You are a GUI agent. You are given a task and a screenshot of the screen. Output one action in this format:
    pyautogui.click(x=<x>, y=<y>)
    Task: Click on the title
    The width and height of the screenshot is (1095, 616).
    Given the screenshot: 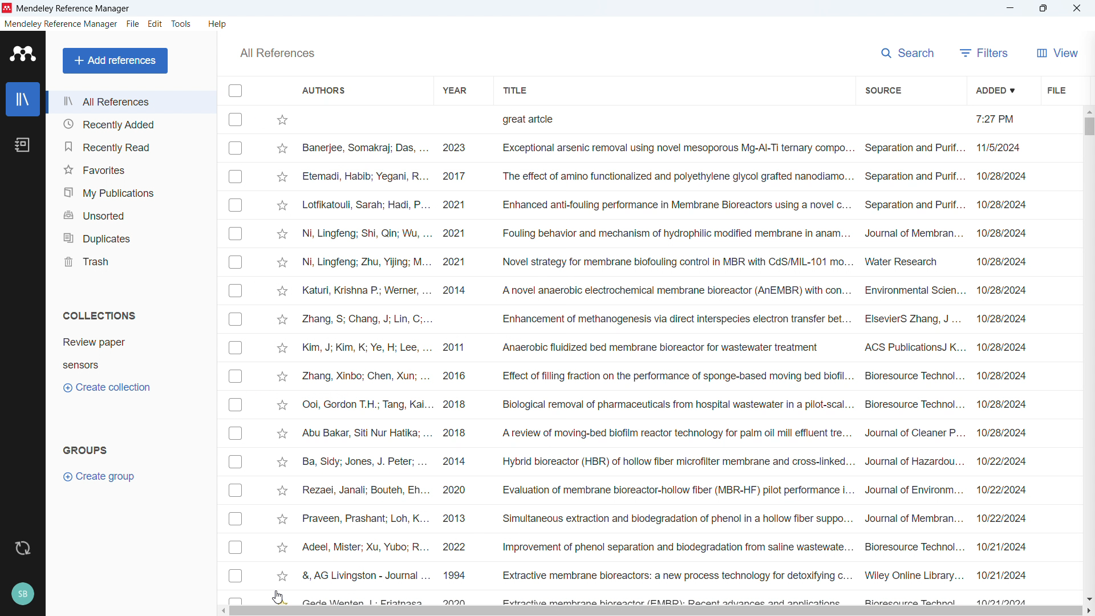 What is the action you would take?
    pyautogui.click(x=74, y=9)
    